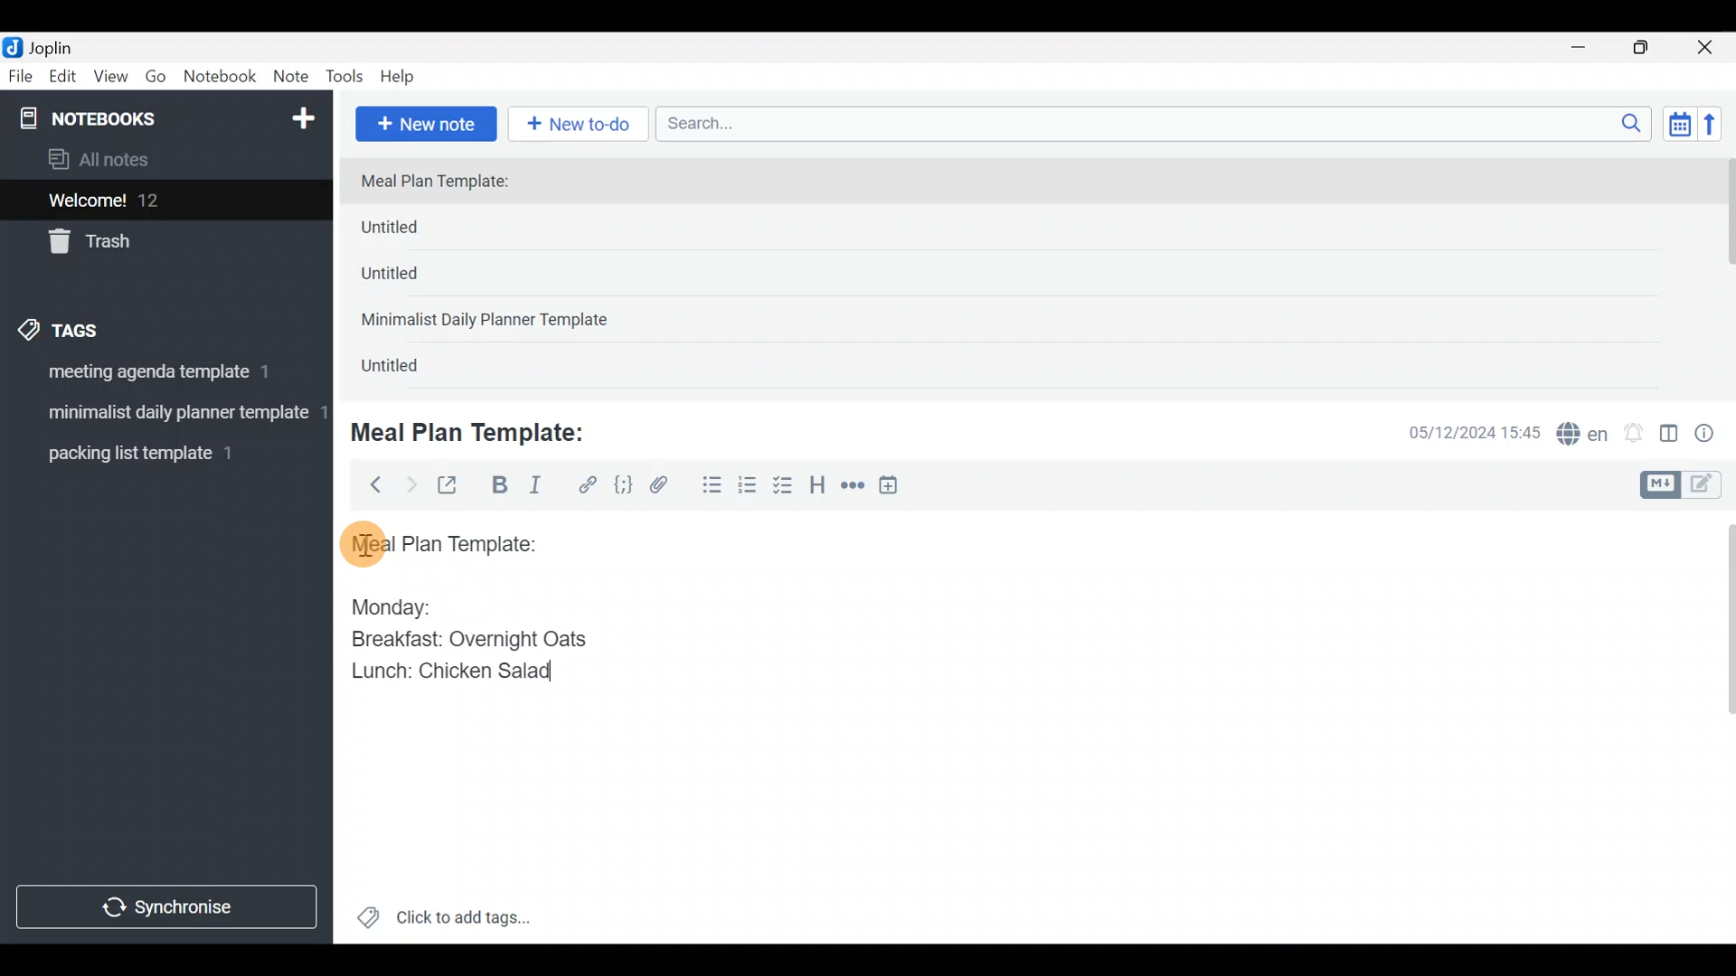 The image size is (1736, 976). Describe the element at coordinates (1712, 435) in the screenshot. I see `Note properties` at that location.